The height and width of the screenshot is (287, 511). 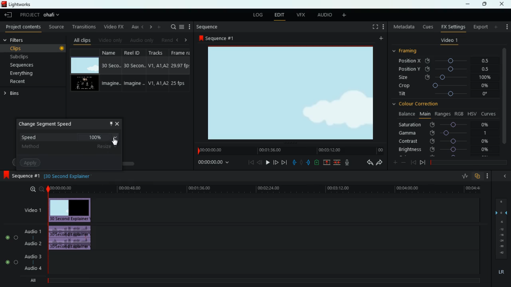 What do you see at coordinates (460, 113) in the screenshot?
I see `rgb` at bounding box center [460, 113].